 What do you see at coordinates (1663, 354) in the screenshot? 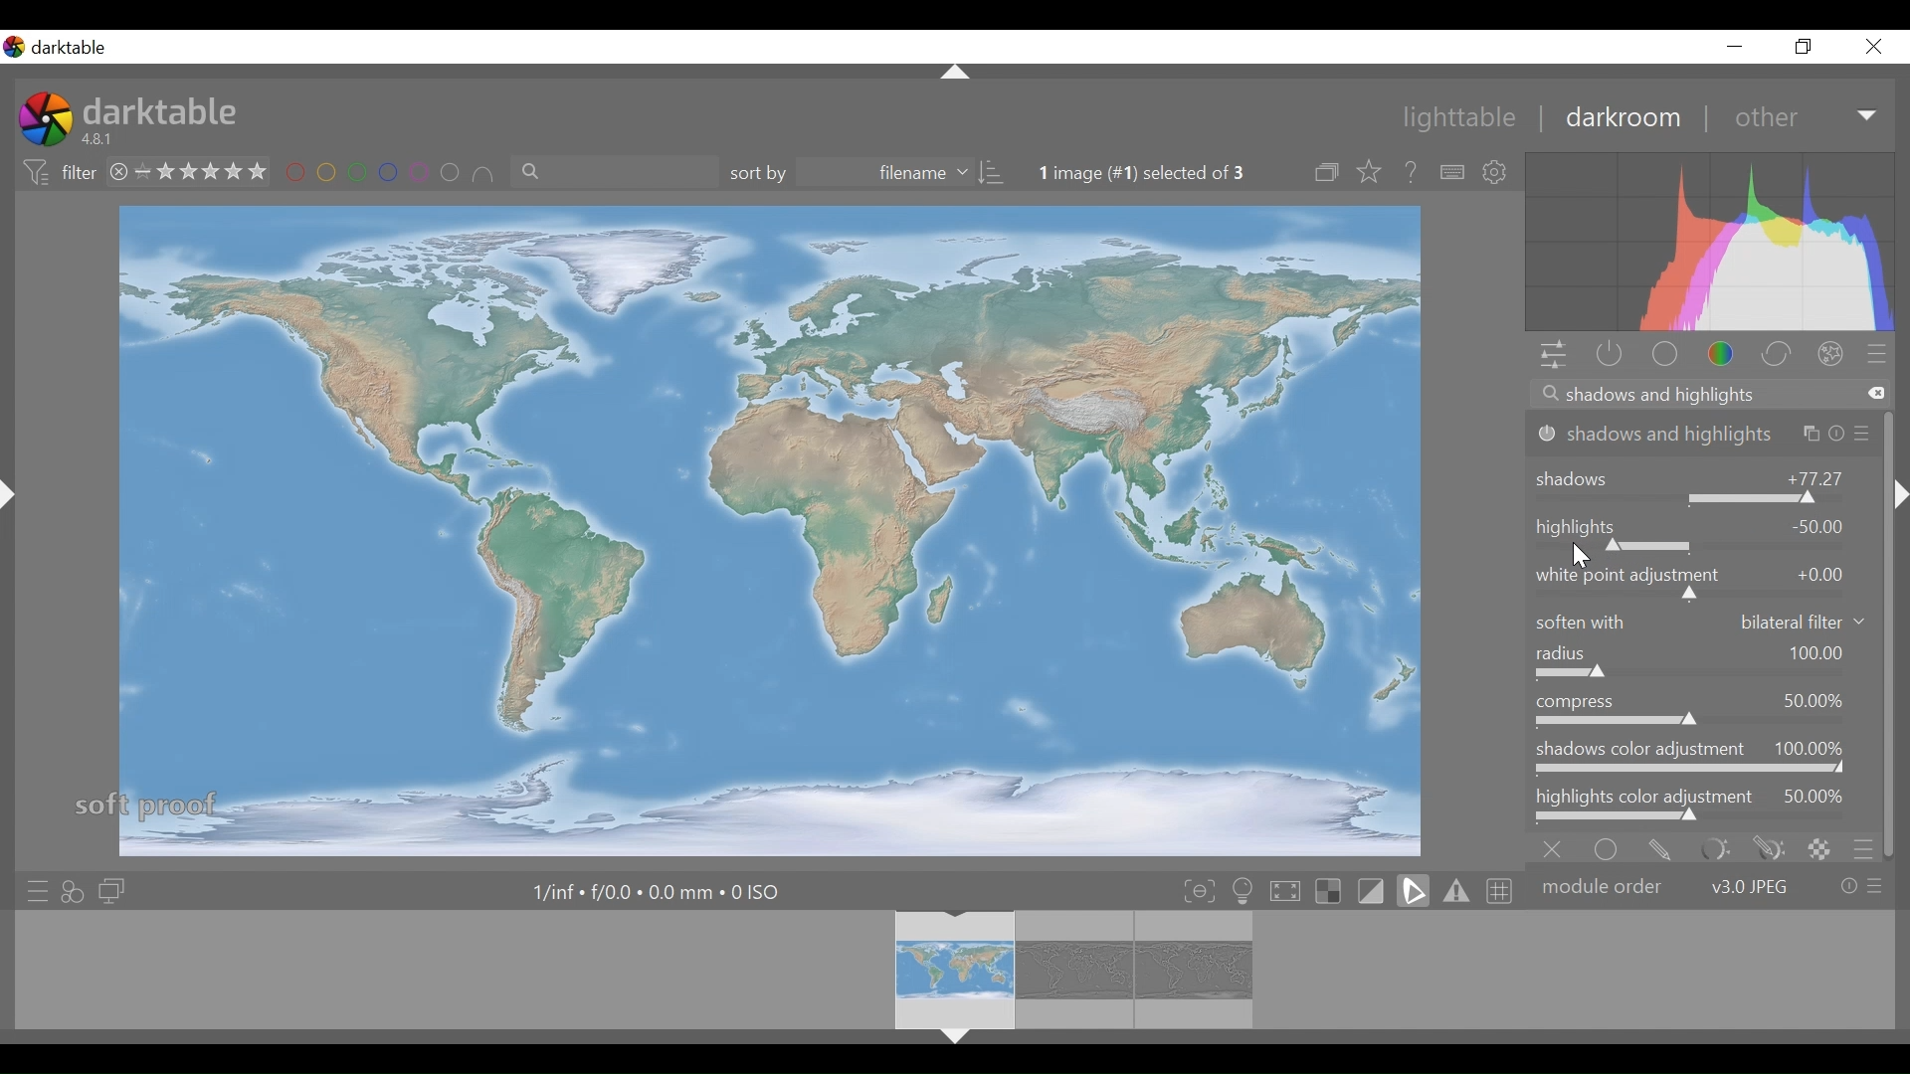
I see `base` at bounding box center [1663, 354].